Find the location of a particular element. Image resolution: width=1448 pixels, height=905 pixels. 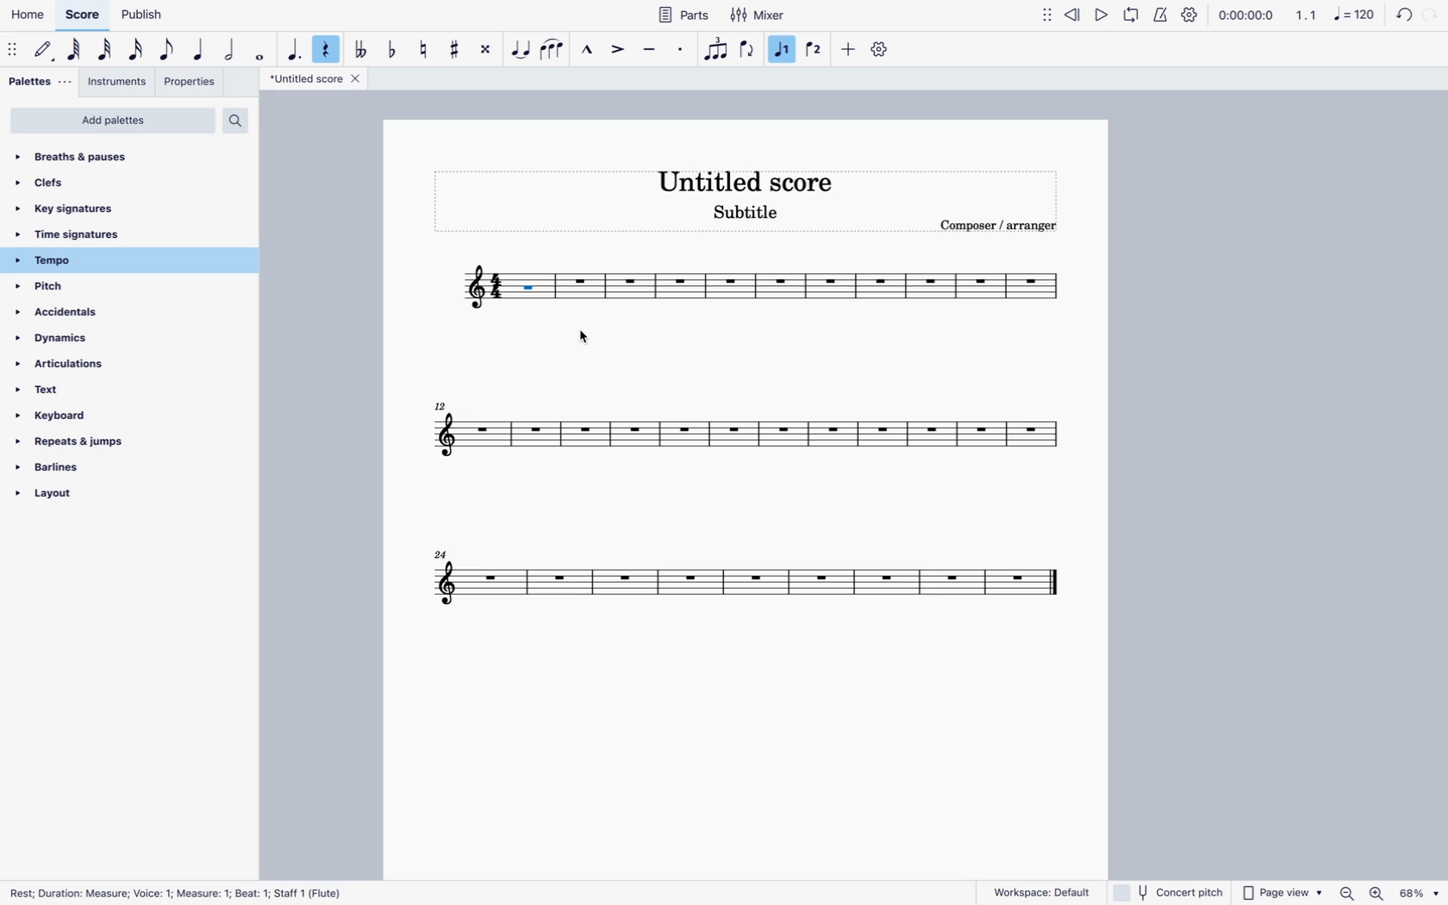

dynamics is located at coordinates (95, 340).